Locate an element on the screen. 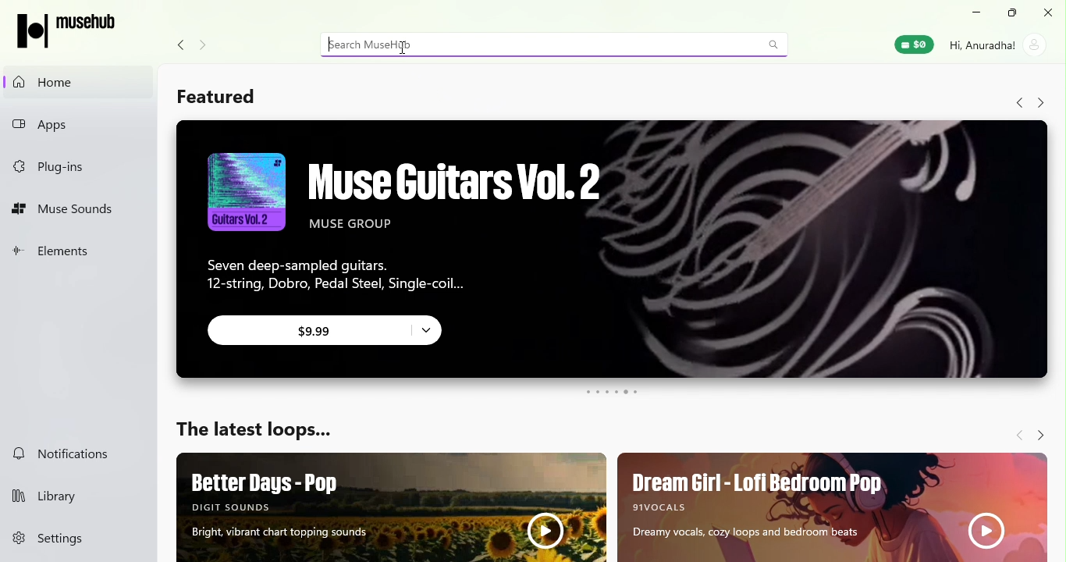 This screenshot has height=562, width=1066. Search bar is located at coordinates (558, 44).